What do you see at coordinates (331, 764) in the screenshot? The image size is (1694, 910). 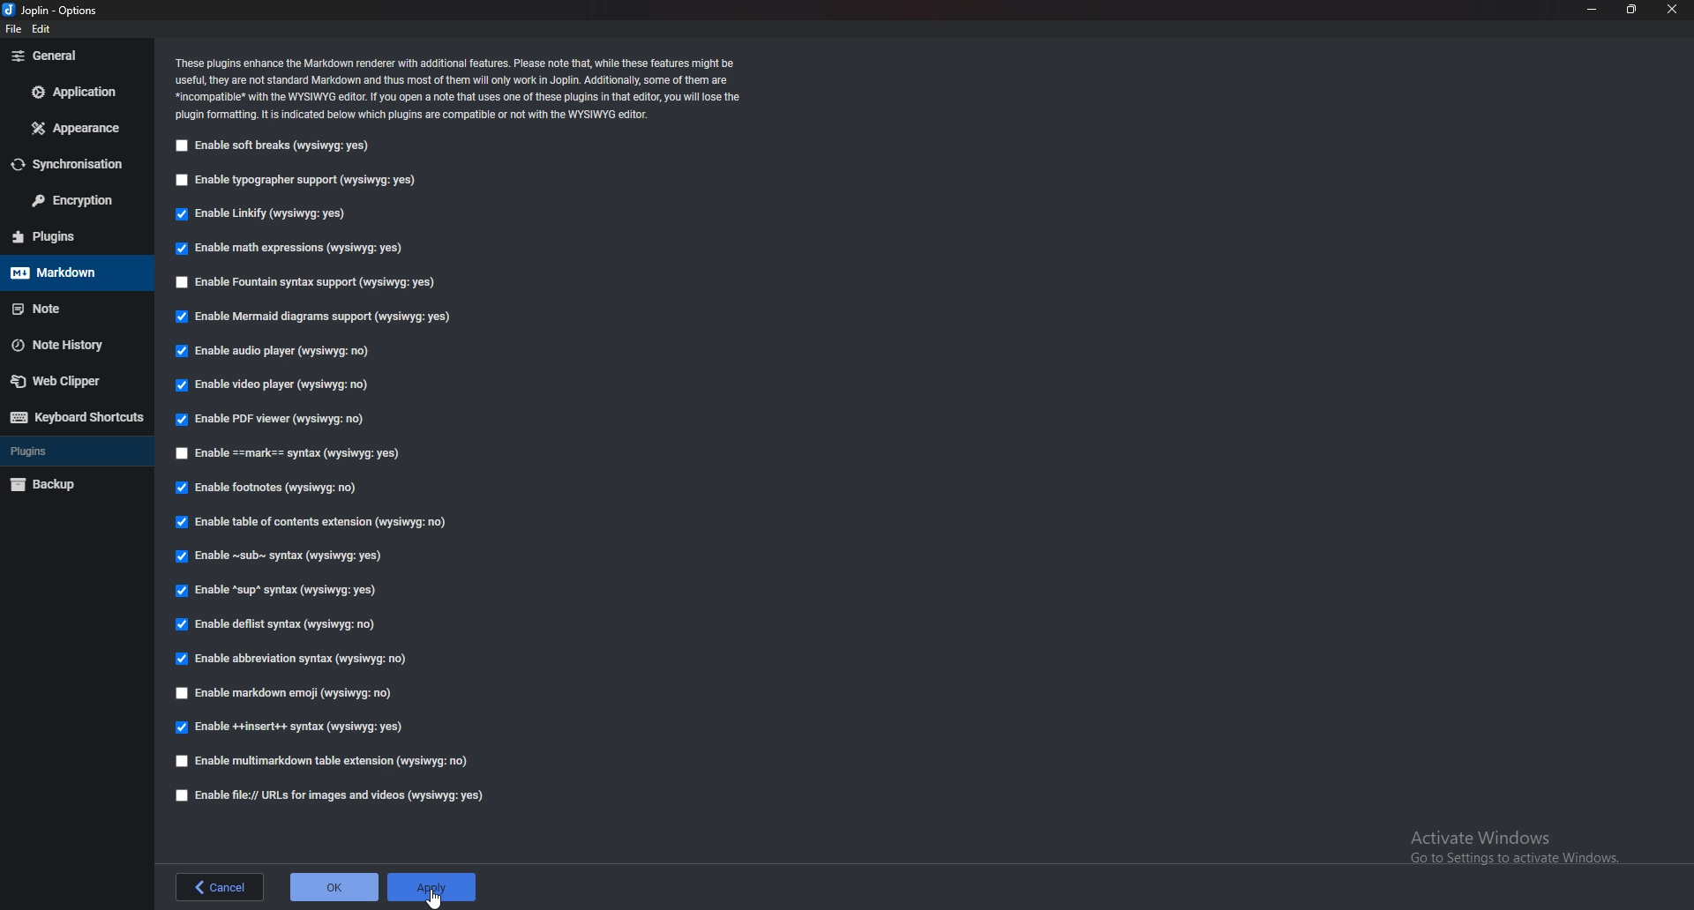 I see `enable multimarkdown table extensions` at bounding box center [331, 764].